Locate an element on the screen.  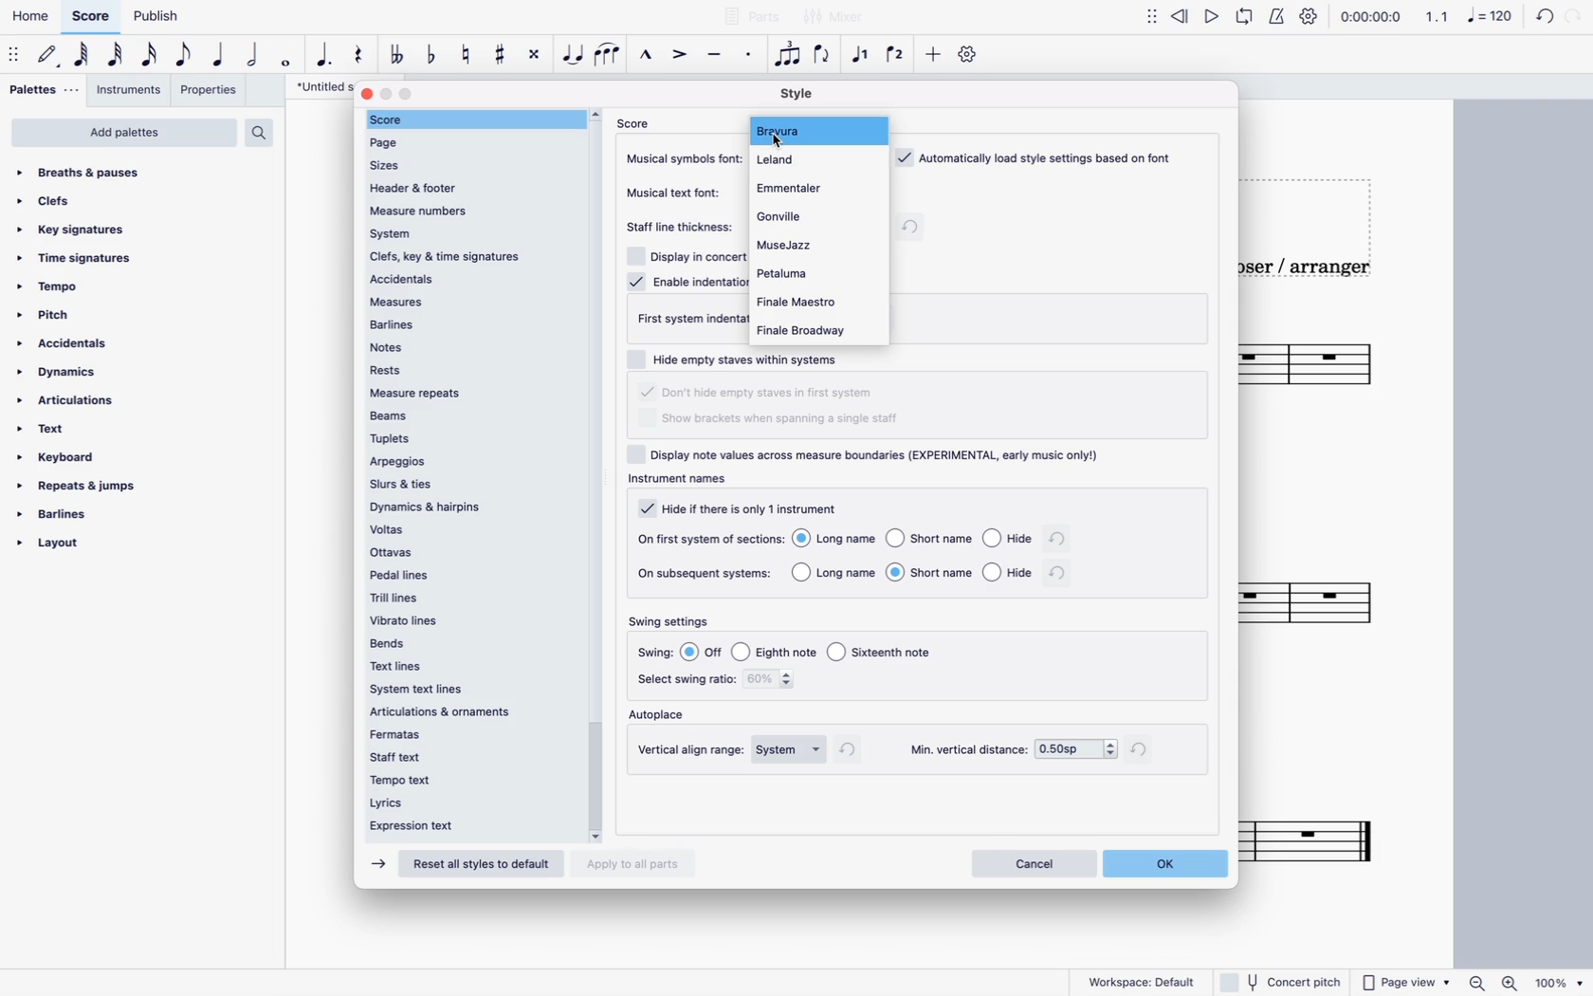
staccato is located at coordinates (748, 61).